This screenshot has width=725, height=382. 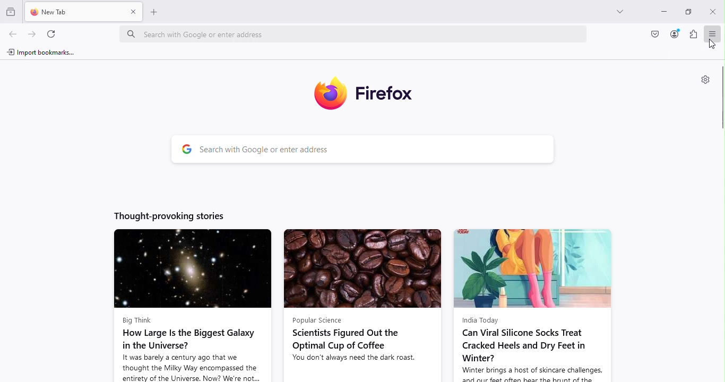 What do you see at coordinates (652, 33) in the screenshot?
I see `Save to pocket` at bounding box center [652, 33].